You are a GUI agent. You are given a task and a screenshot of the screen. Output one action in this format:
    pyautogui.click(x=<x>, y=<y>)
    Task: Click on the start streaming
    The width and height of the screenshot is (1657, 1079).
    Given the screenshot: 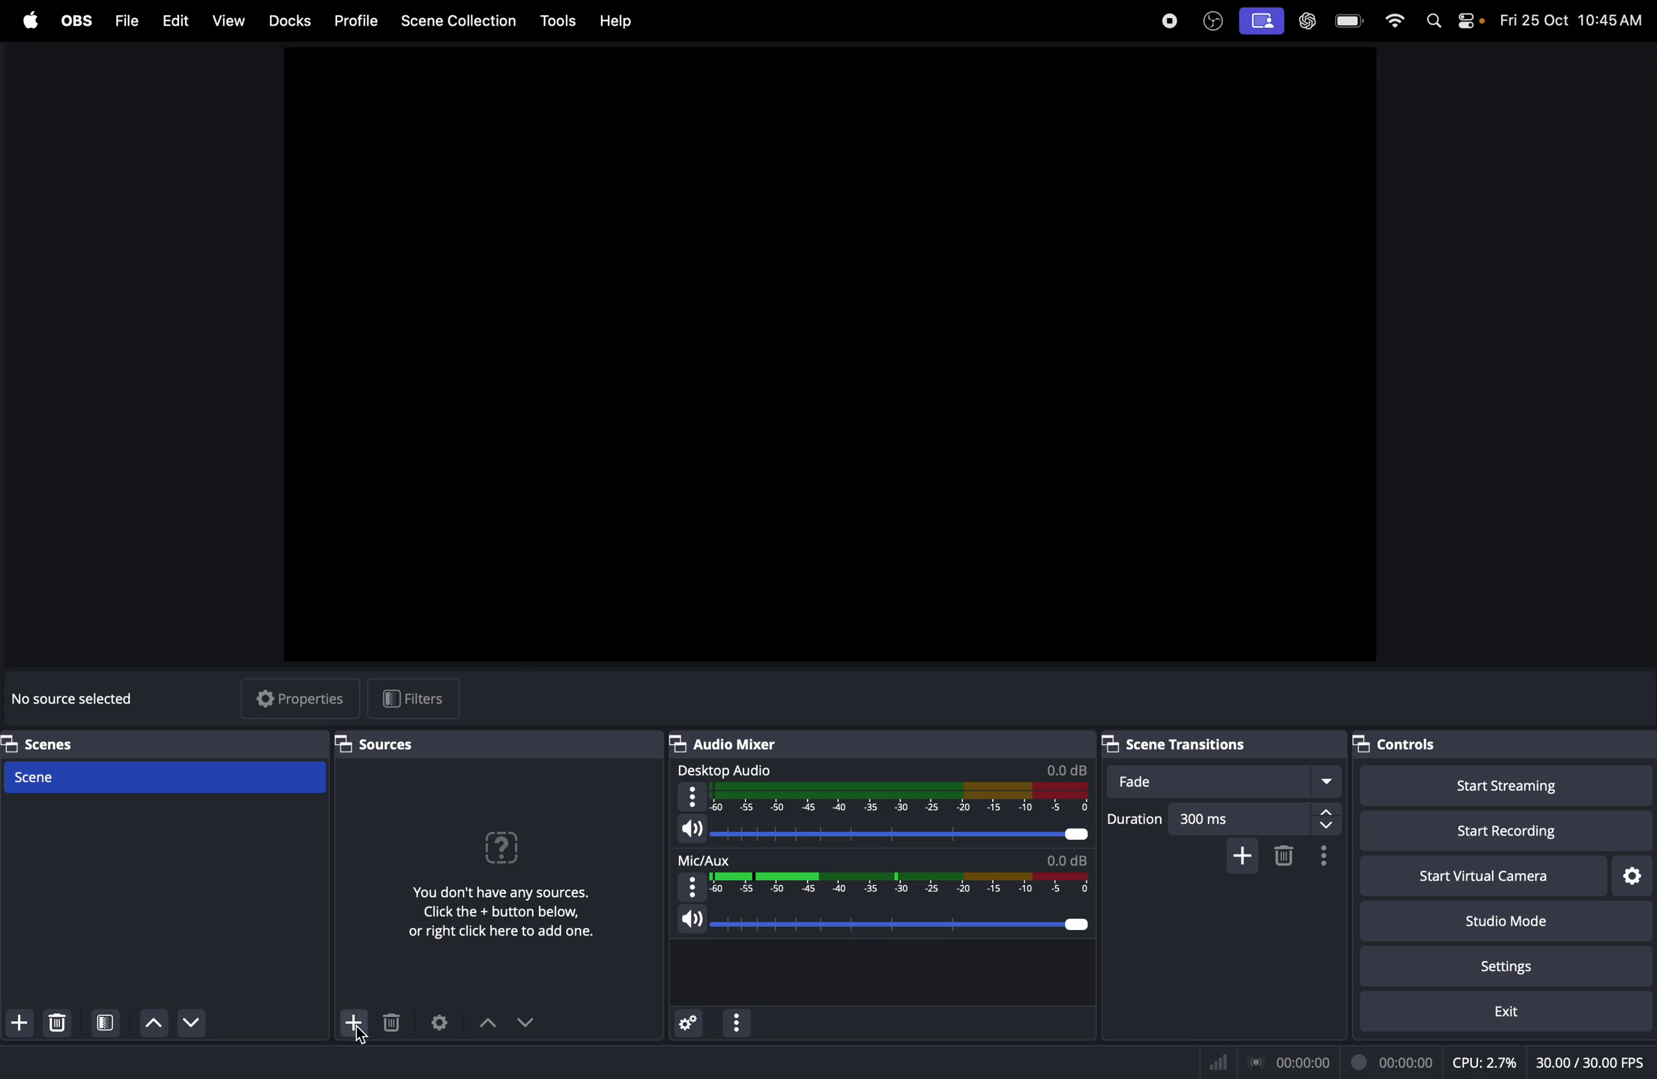 What is the action you would take?
    pyautogui.click(x=1499, y=788)
    